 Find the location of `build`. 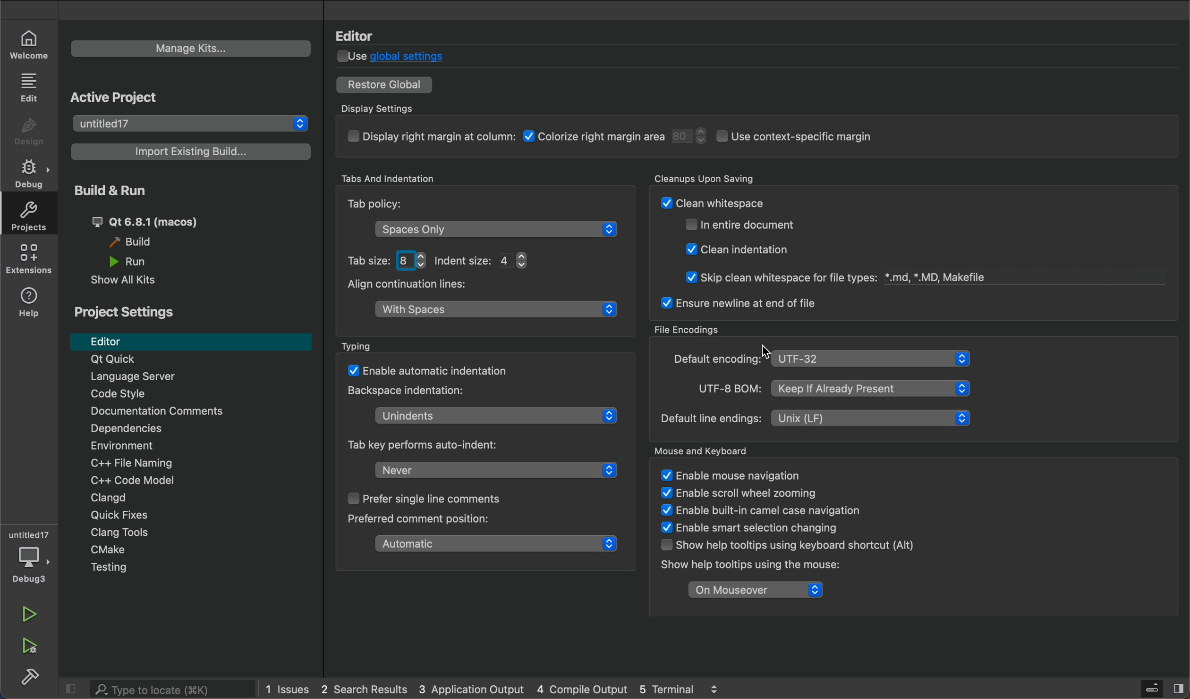

build is located at coordinates (33, 676).